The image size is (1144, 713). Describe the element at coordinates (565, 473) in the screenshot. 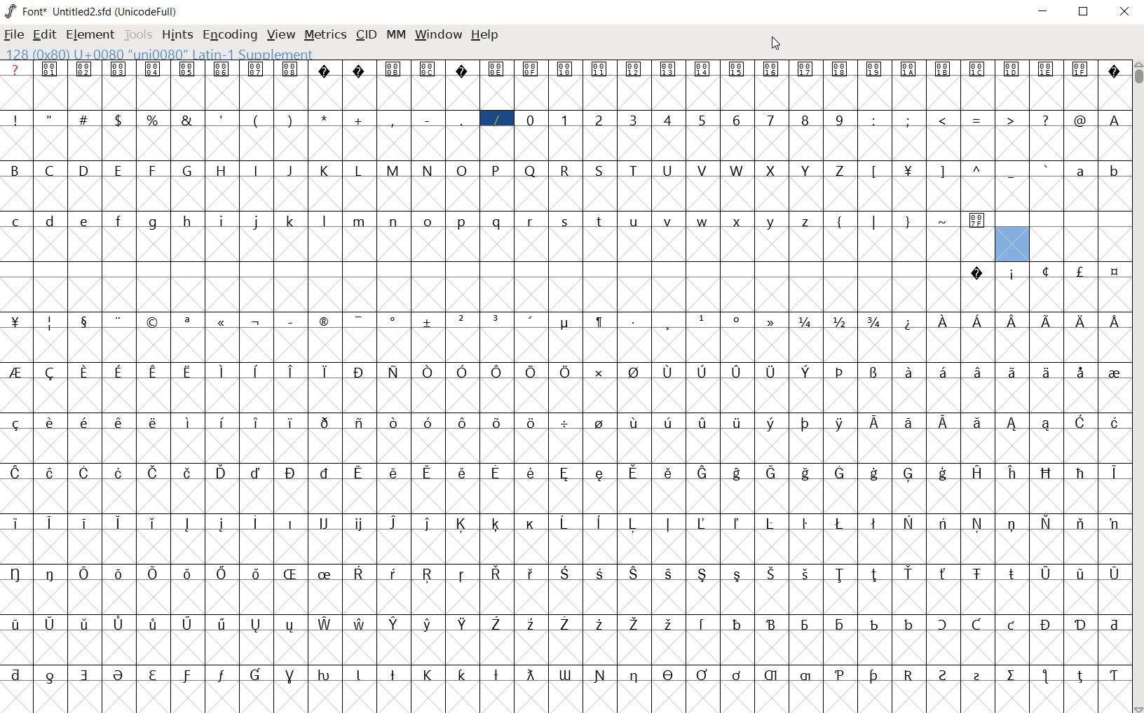

I see `glyph` at that location.